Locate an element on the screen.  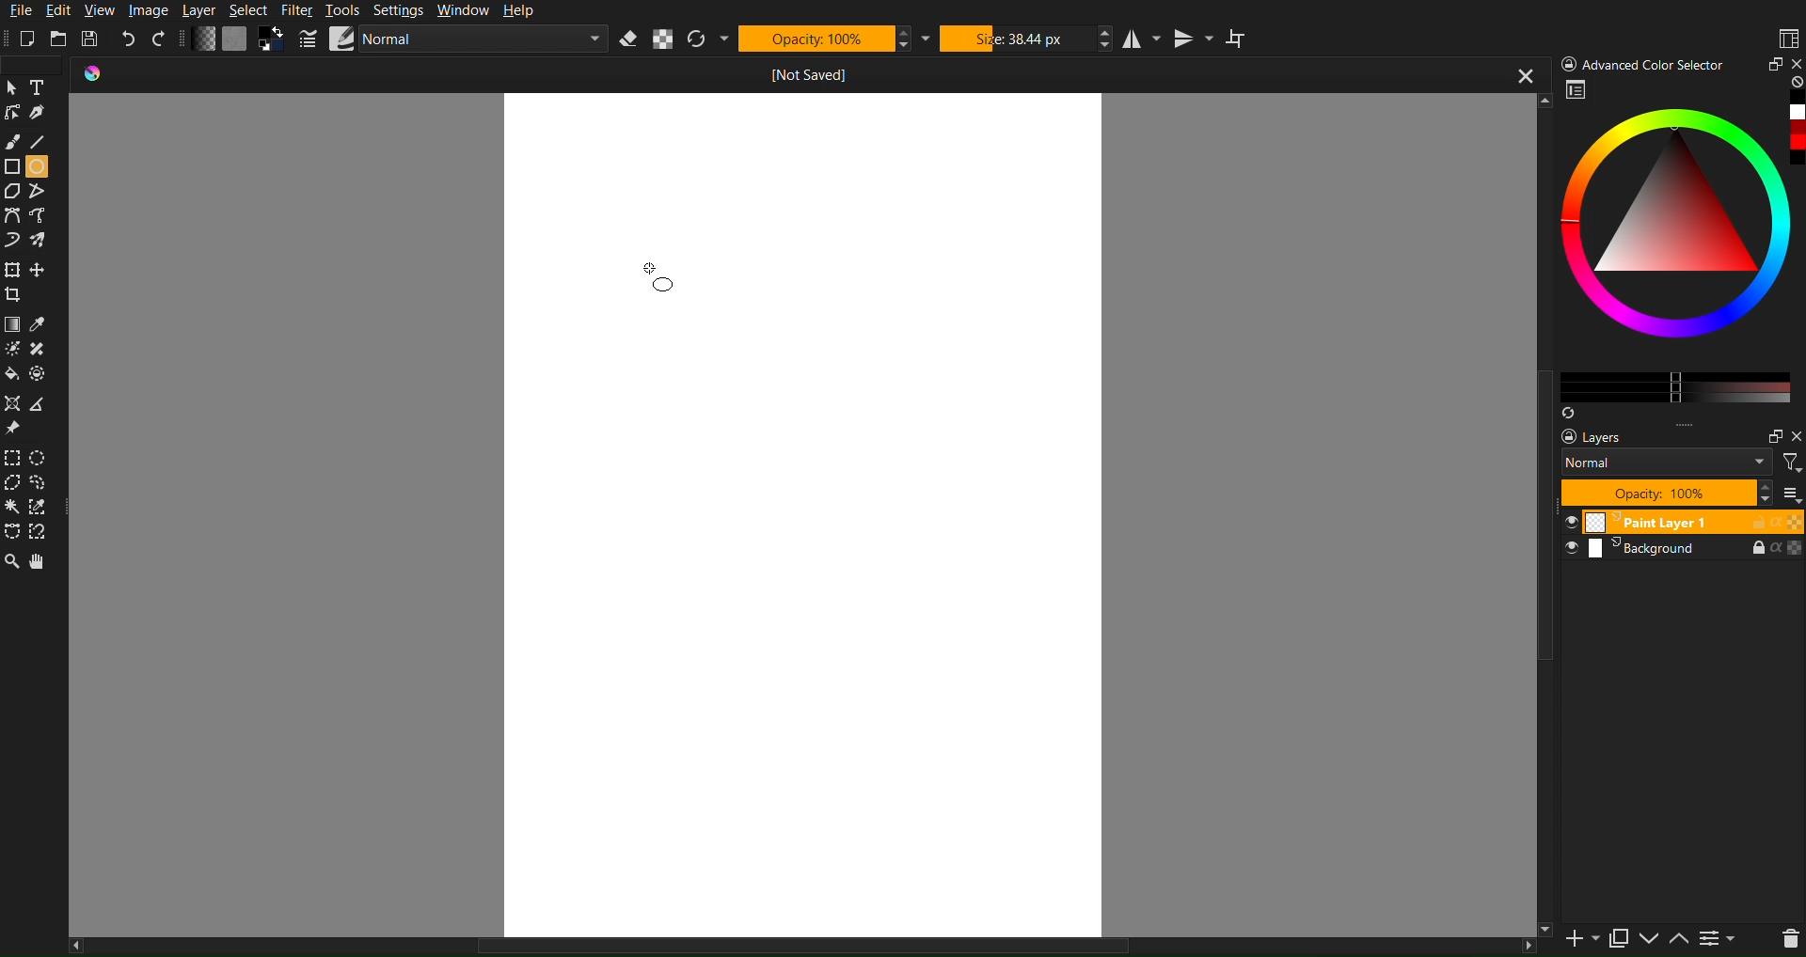
Redo is located at coordinates (159, 38).